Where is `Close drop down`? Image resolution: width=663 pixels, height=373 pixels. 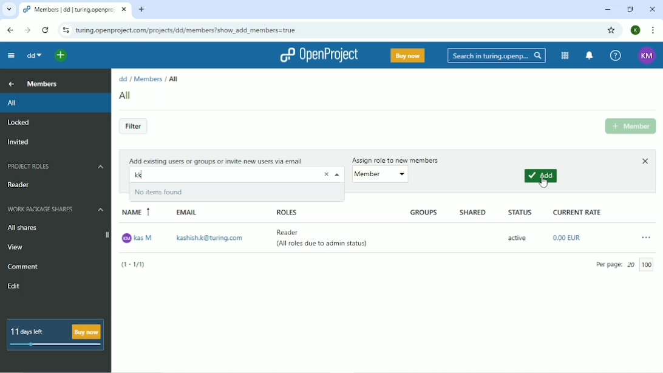
Close drop down is located at coordinates (339, 176).